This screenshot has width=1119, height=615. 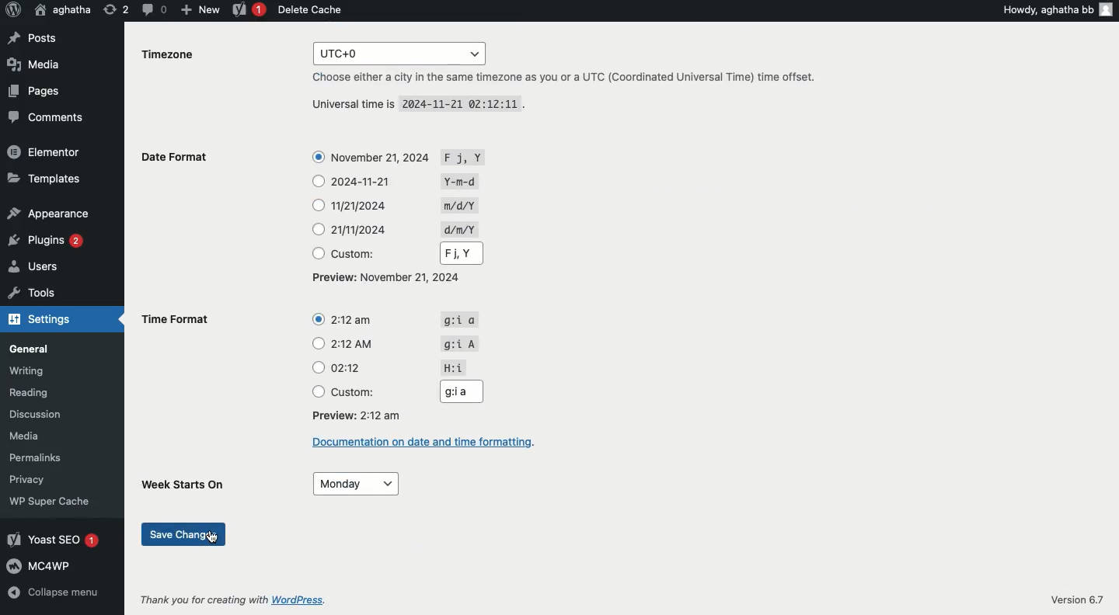 I want to click on Privacy, so click(x=36, y=478).